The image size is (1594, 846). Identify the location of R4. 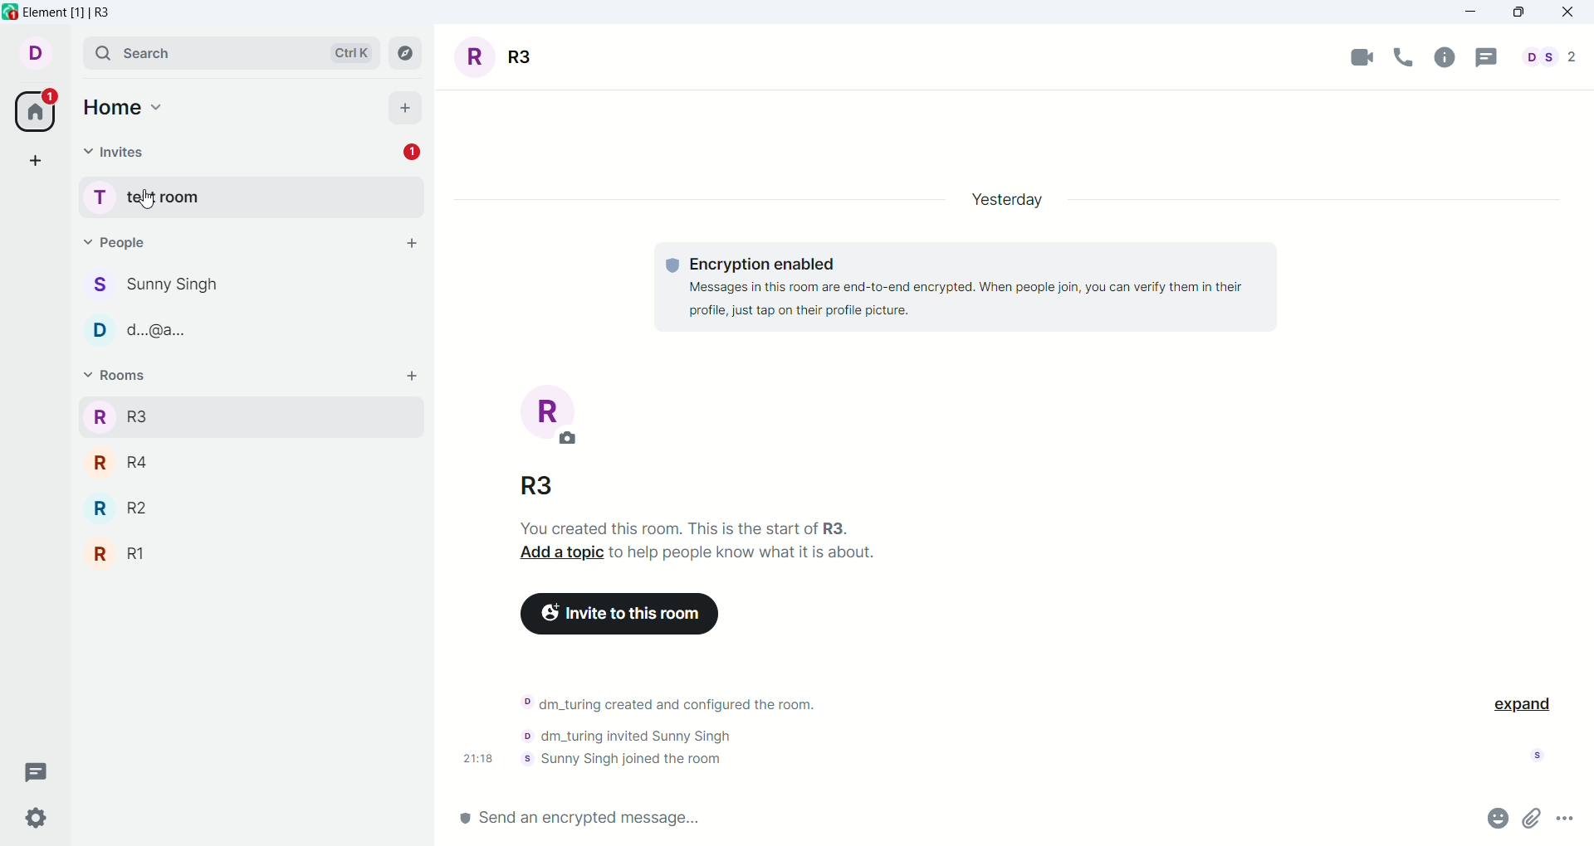
(249, 461).